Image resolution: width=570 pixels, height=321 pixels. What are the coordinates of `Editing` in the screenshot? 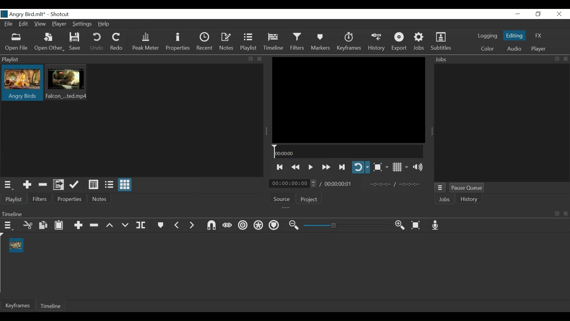 It's located at (514, 36).